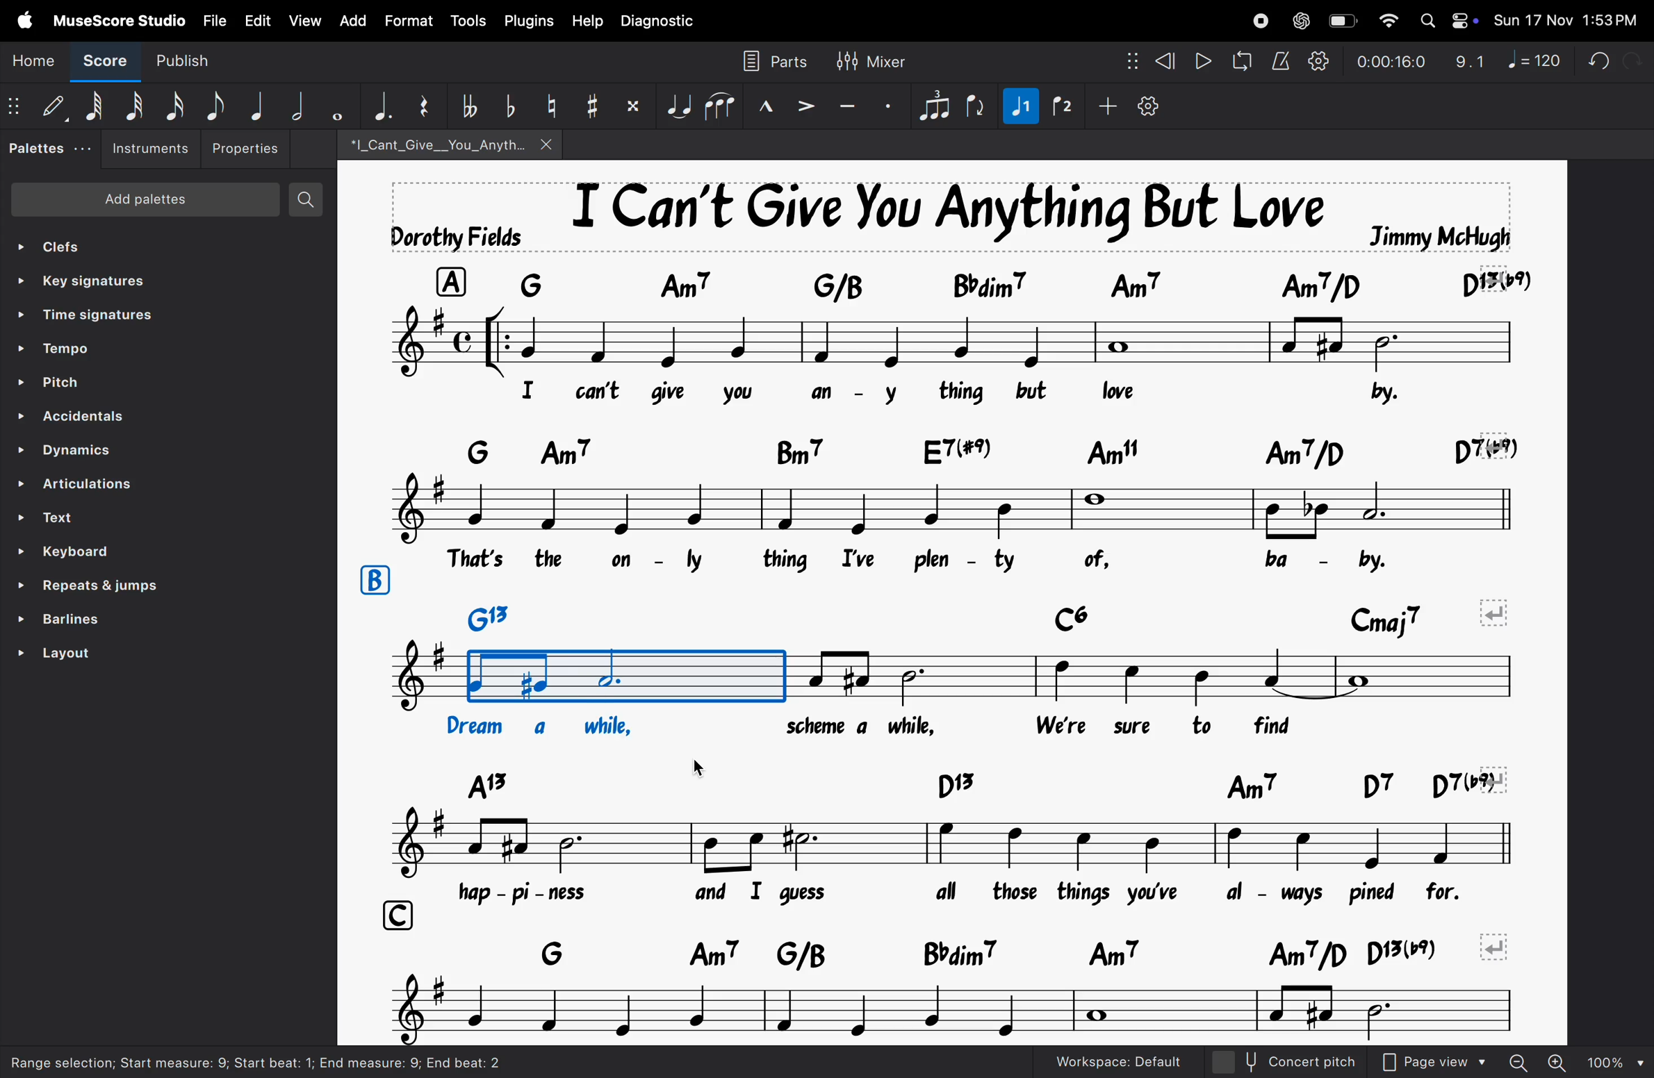 The height and width of the screenshot is (1078, 1654). What do you see at coordinates (154, 149) in the screenshot?
I see `instruements` at bounding box center [154, 149].